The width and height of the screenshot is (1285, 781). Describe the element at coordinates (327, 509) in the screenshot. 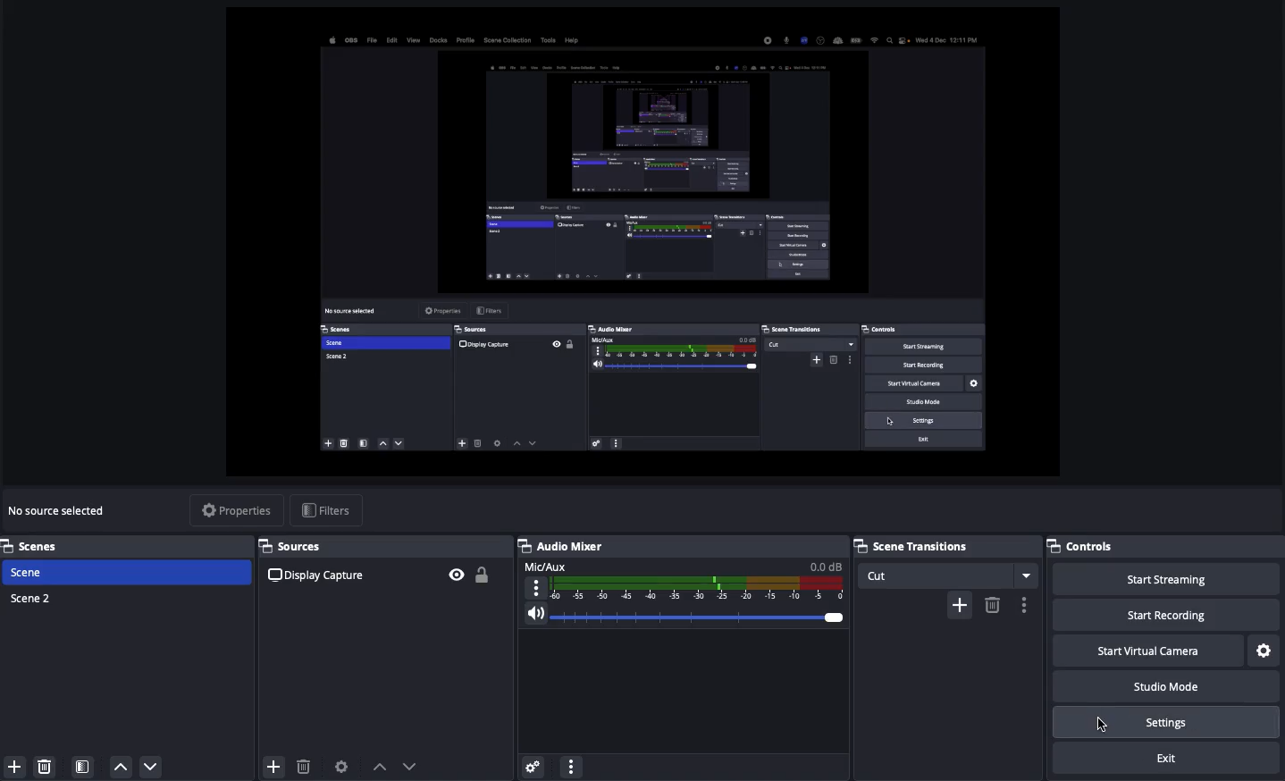

I see `Filters` at that location.